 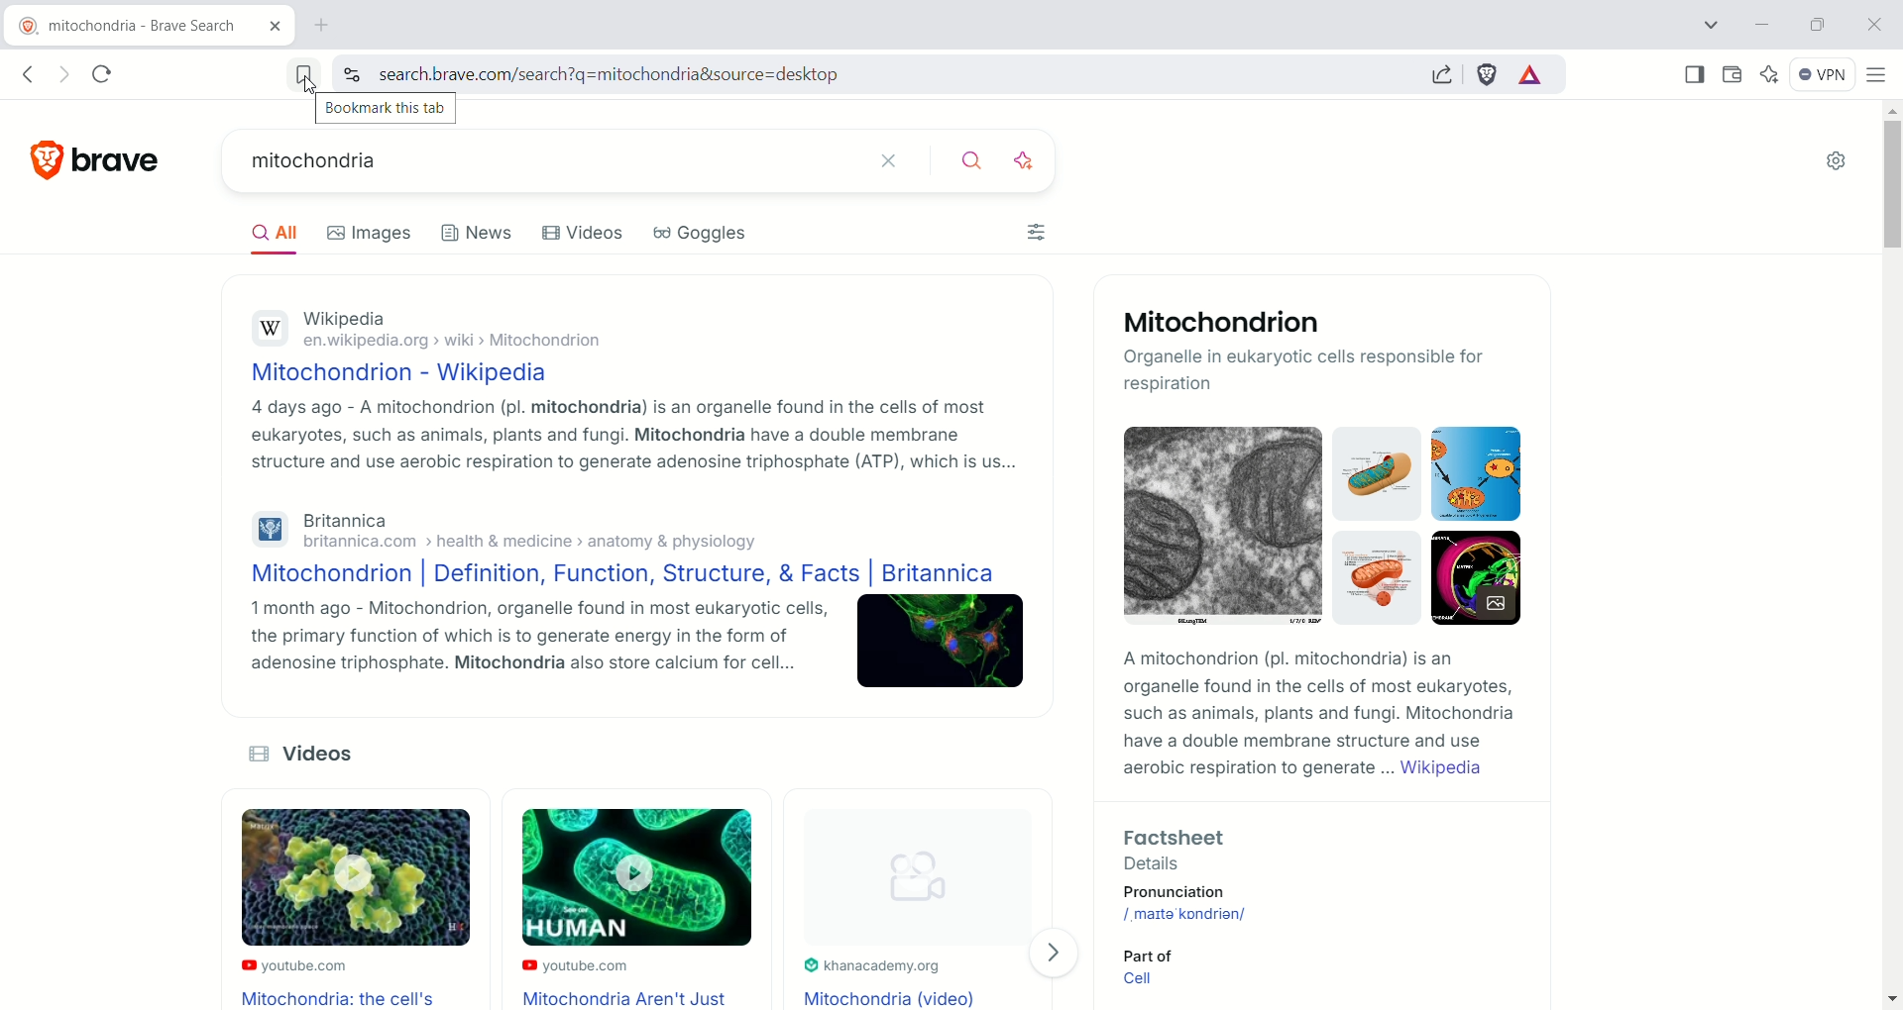 I want to click on Image, so click(x=942, y=646).